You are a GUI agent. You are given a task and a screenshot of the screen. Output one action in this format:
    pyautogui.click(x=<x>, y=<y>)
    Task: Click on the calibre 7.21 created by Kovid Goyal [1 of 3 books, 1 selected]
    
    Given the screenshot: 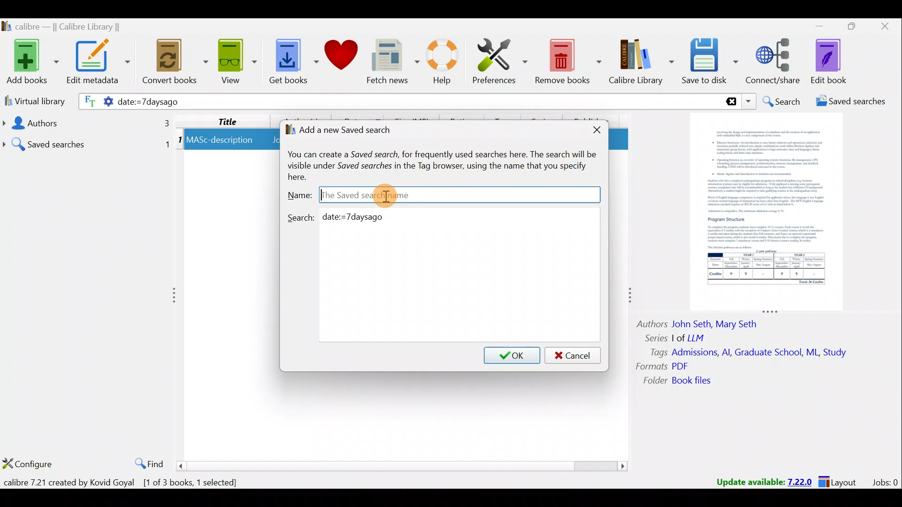 What is the action you would take?
    pyautogui.click(x=126, y=483)
    